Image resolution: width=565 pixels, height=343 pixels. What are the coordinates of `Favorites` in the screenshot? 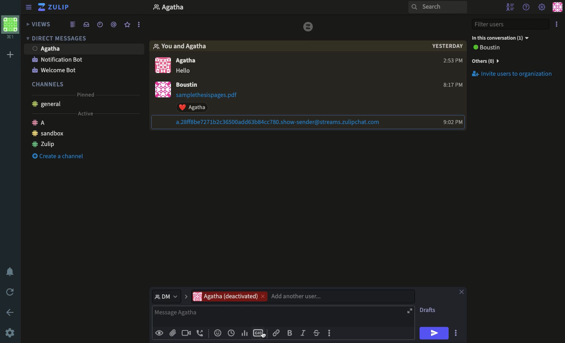 It's located at (127, 25).